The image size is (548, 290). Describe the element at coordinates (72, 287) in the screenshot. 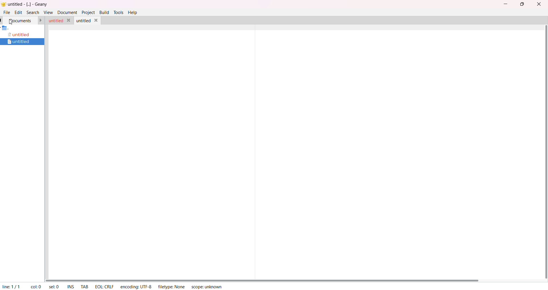

I see `ins` at that location.